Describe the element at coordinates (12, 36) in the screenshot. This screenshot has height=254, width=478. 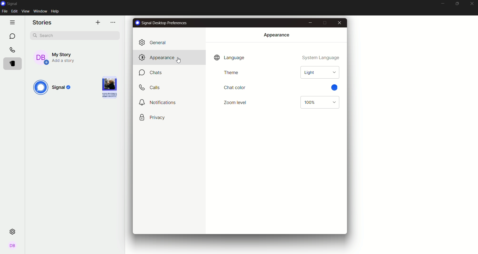
I see `chat` at that location.